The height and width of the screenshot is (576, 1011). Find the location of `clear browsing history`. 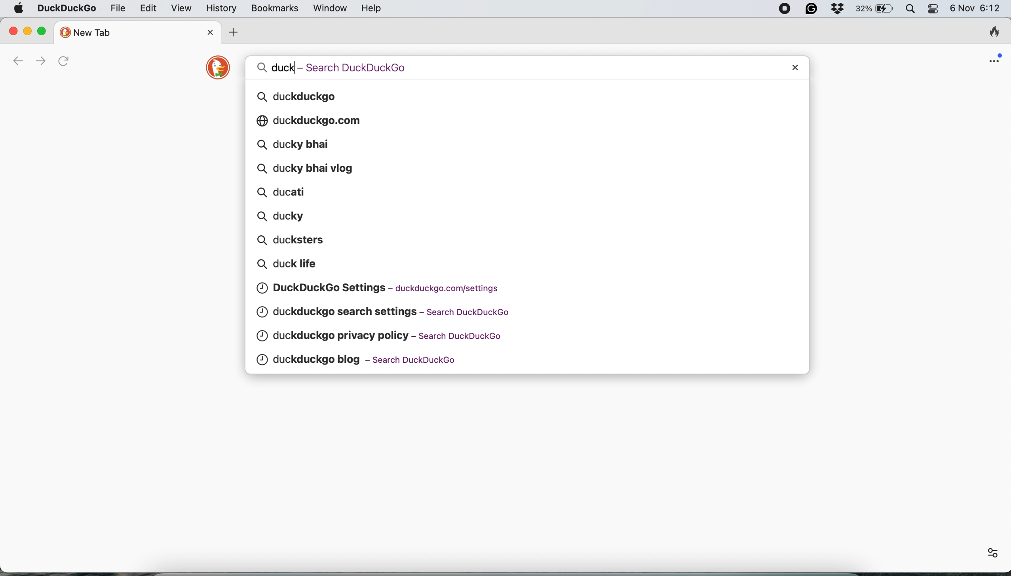

clear browsing history is located at coordinates (994, 34).